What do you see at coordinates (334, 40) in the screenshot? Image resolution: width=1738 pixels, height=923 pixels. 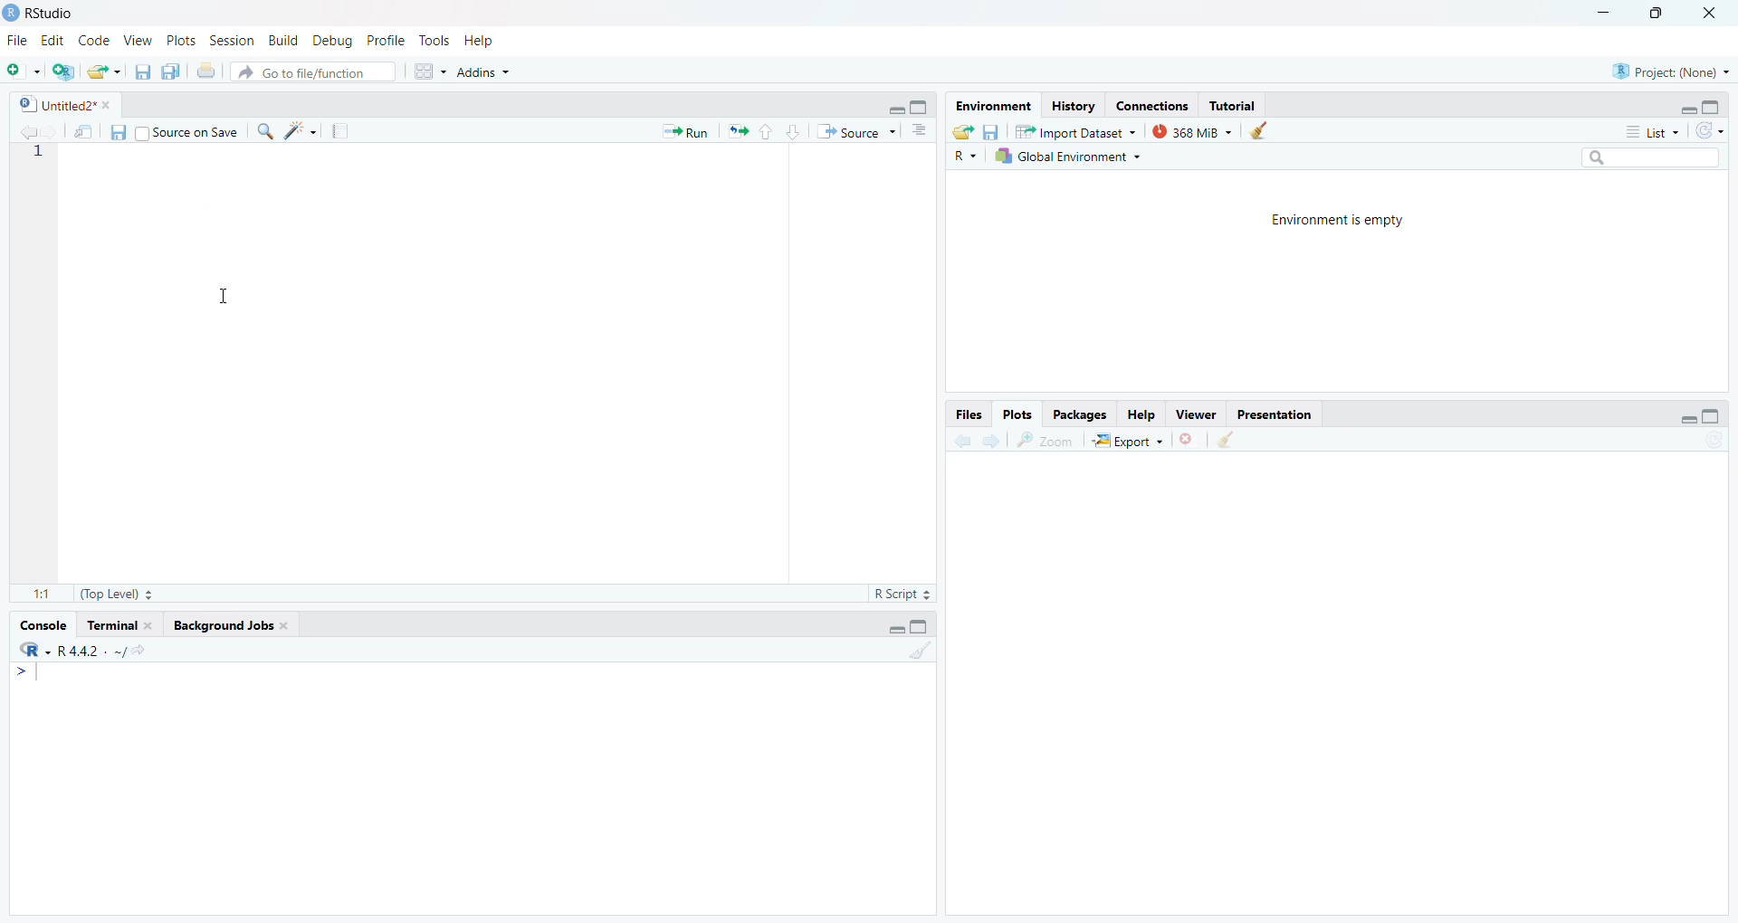 I see `Debug` at bounding box center [334, 40].